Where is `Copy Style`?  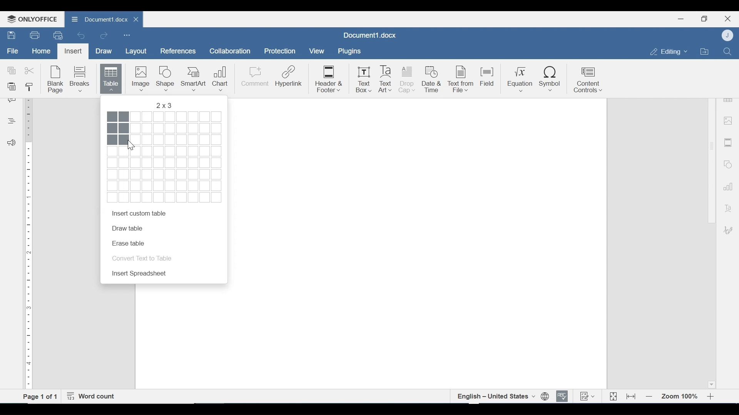
Copy Style is located at coordinates (30, 87).